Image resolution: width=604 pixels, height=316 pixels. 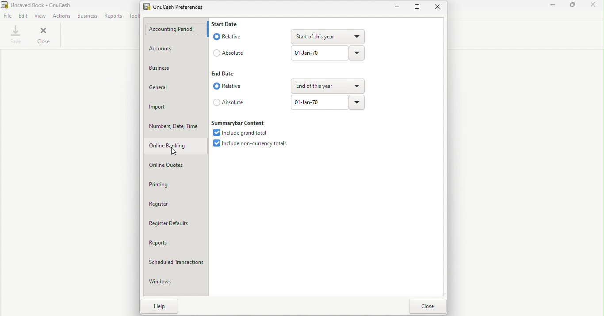 I want to click on GnuCash preferences, so click(x=178, y=6).